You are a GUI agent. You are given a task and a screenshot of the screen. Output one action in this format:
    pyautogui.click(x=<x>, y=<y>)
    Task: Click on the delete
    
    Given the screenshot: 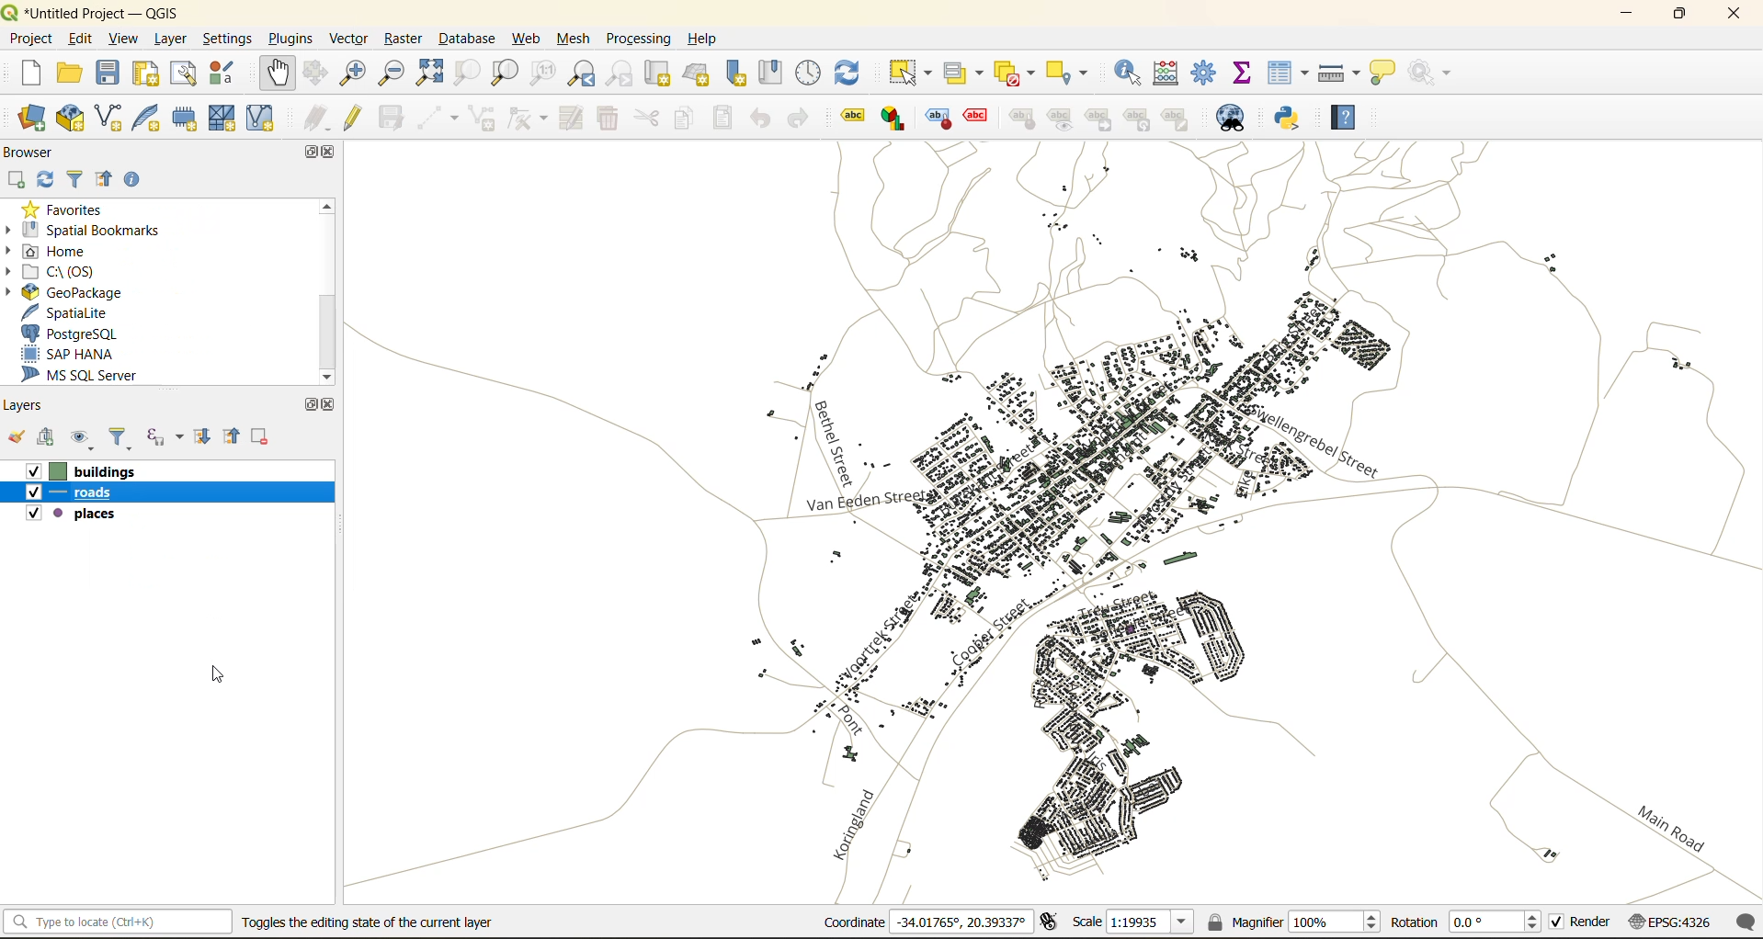 What is the action you would take?
    pyautogui.click(x=605, y=117)
    